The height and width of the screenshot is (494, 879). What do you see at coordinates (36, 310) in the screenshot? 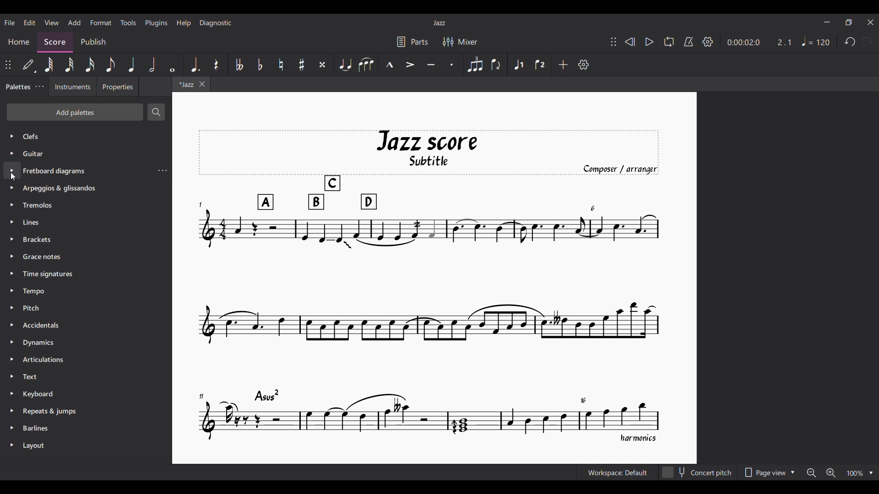
I see `Pitch` at bounding box center [36, 310].